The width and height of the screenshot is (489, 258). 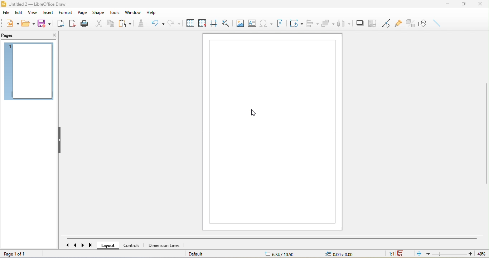 What do you see at coordinates (83, 13) in the screenshot?
I see `page` at bounding box center [83, 13].